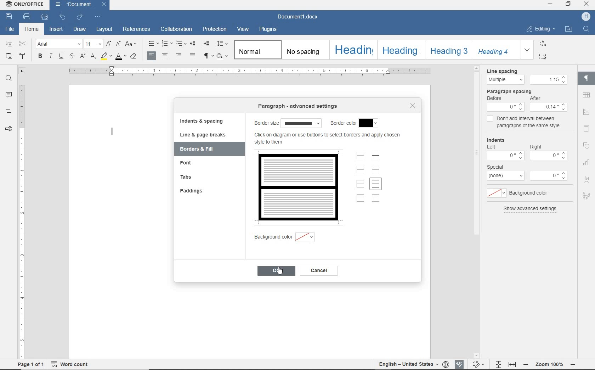 The image size is (595, 370). I want to click on indents & spacing, so click(202, 122).